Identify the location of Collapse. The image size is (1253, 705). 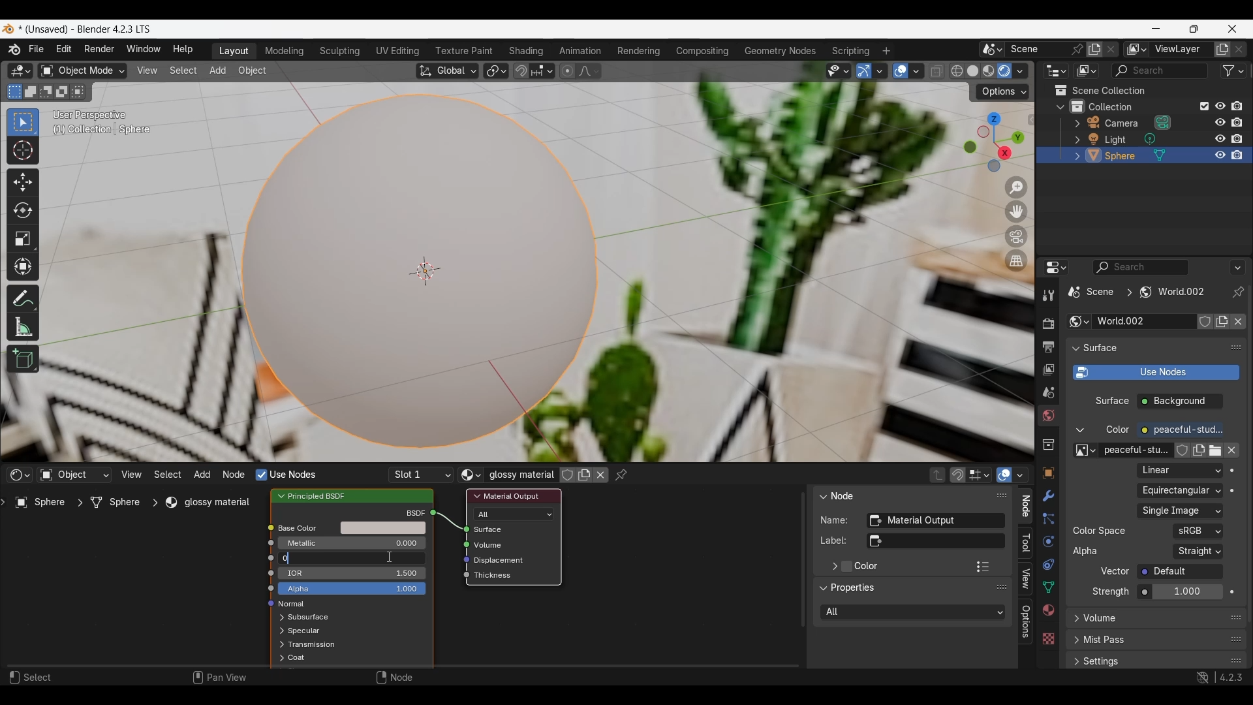
(1080, 430).